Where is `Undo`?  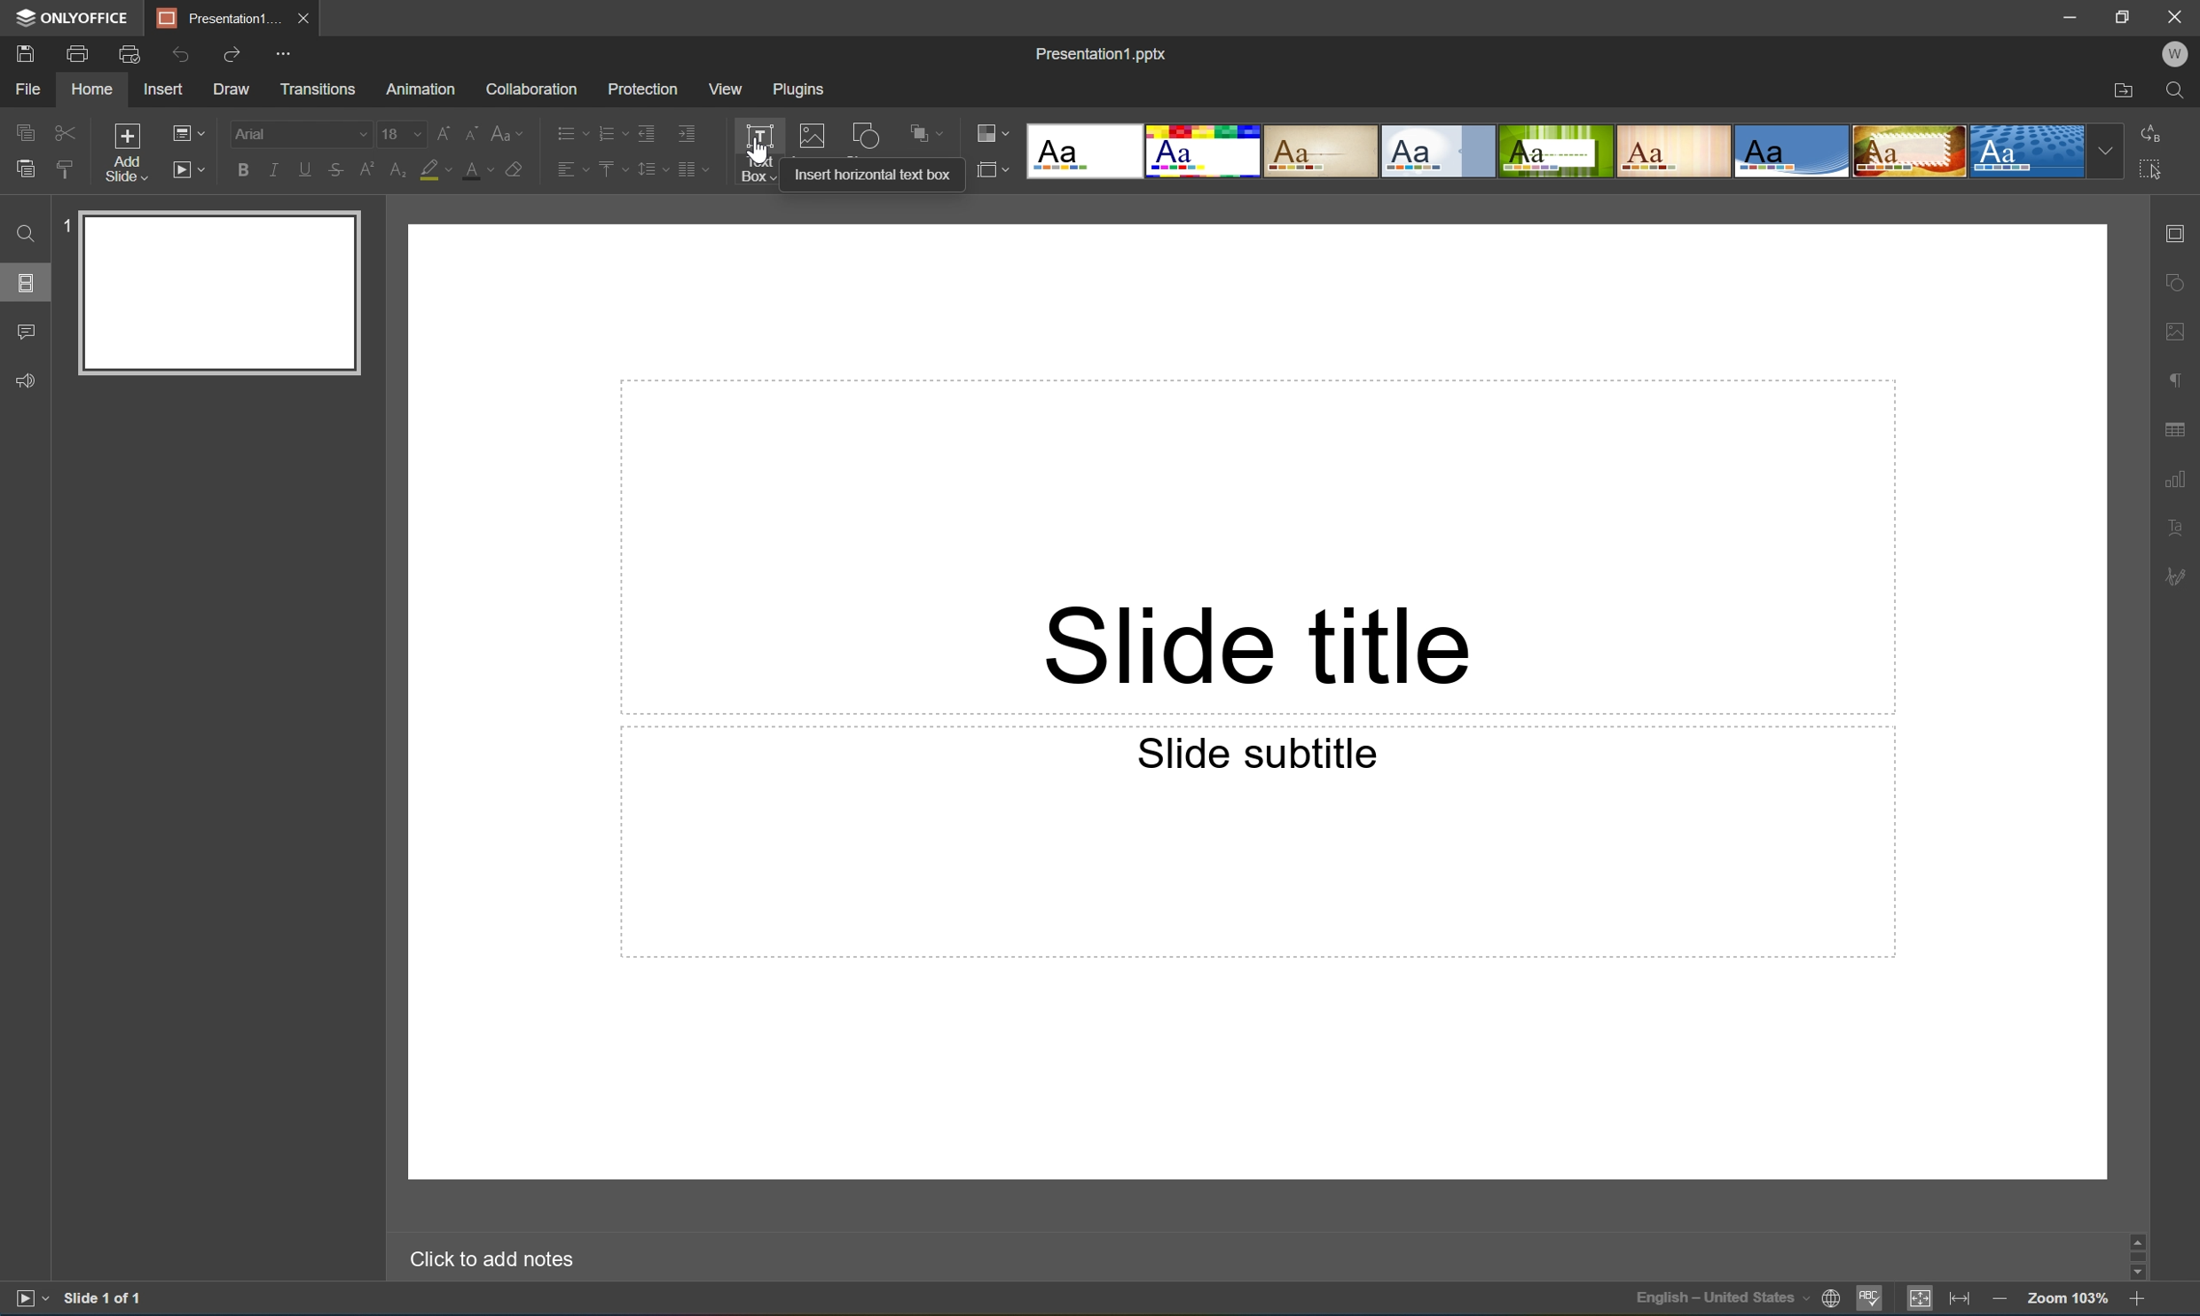
Undo is located at coordinates (177, 54).